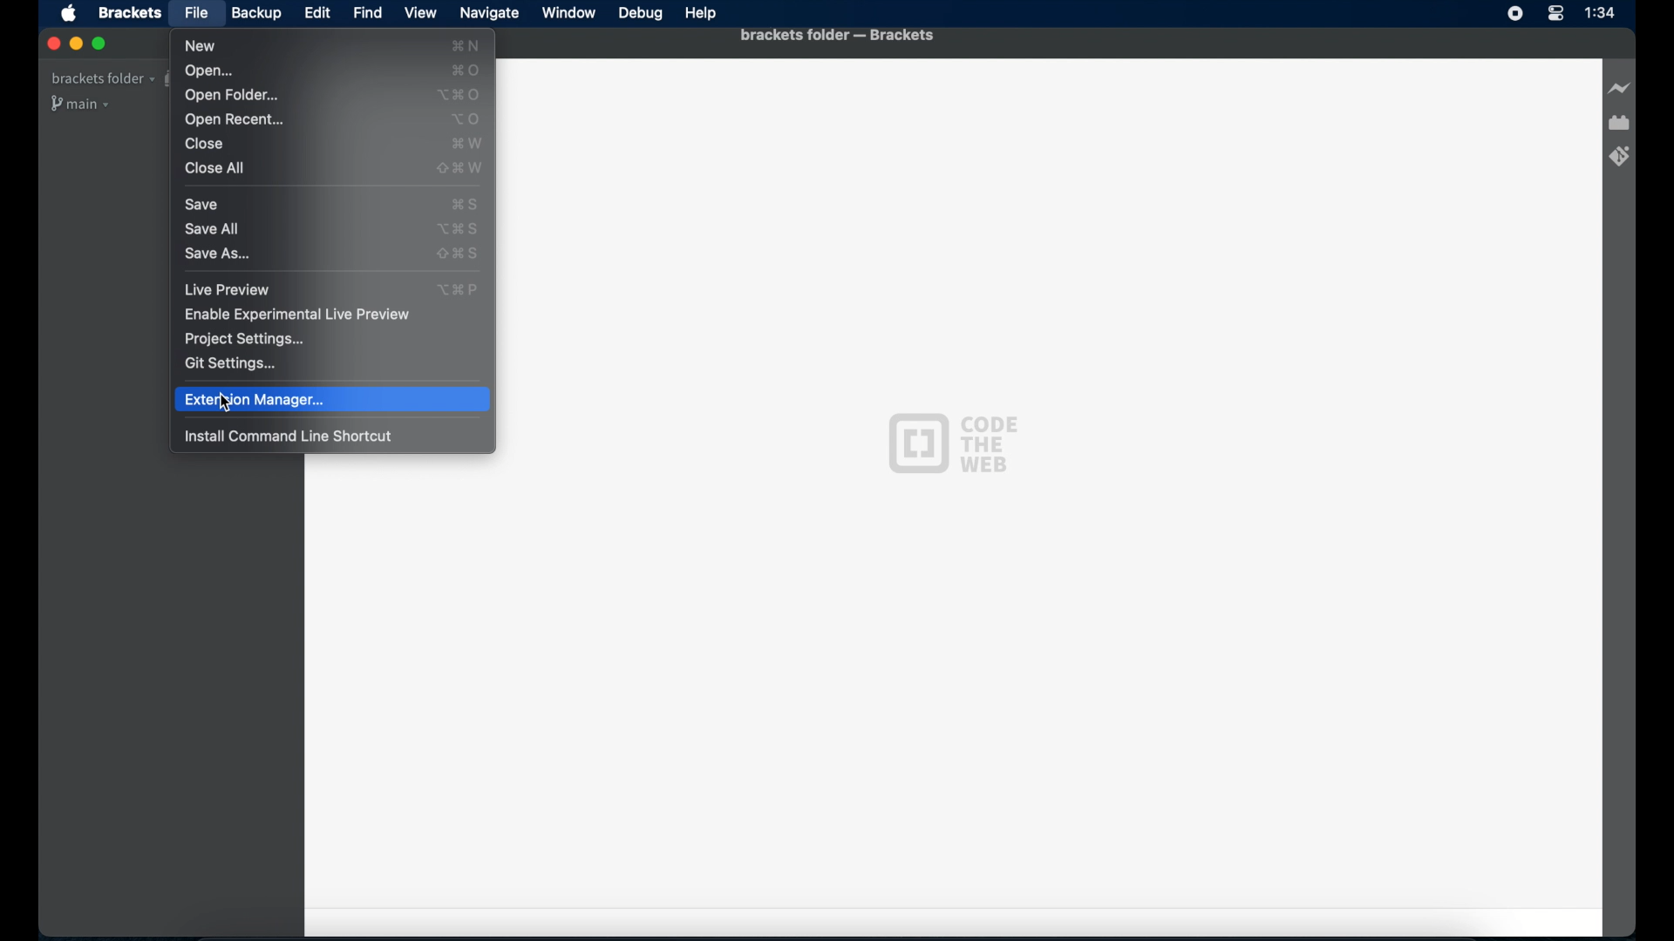 The height and width of the screenshot is (941, 1674). I want to click on extension manager, so click(331, 400).